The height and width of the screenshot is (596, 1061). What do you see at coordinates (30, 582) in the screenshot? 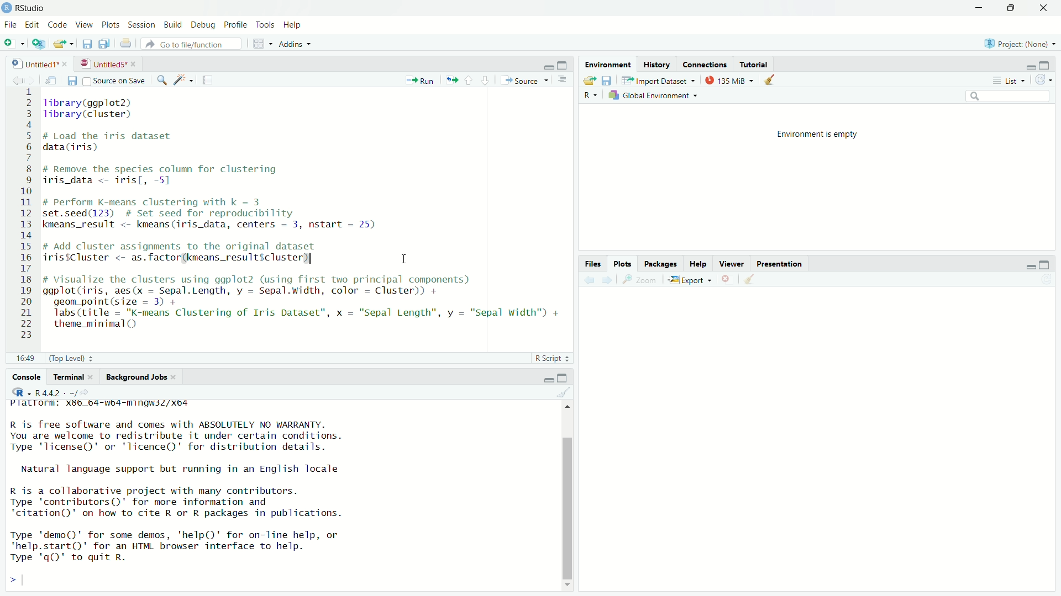
I see `typing cursor` at bounding box center [30, 582].